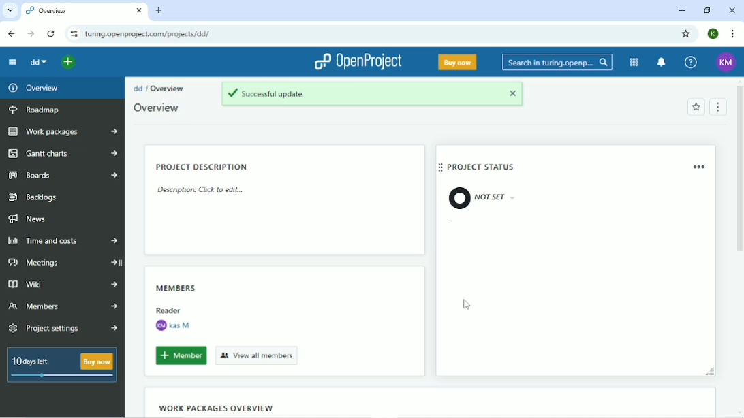 The width and height of the screenshot is (744, 418). Describe the element at coordinates (64, 262) in the screenshot. I see `Meetings` at that location.